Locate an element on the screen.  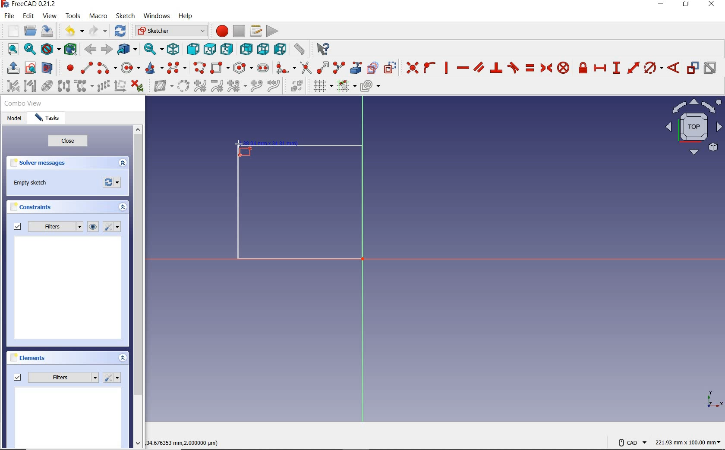
create external geometry is located at coordinates (356, 68).